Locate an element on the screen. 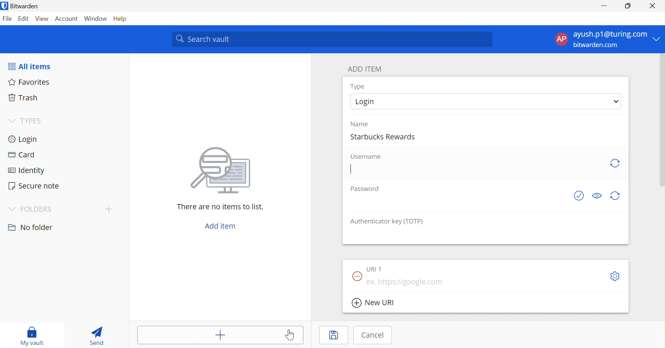 Image resolution: width=665 pixels, height=348 pixels. Regenerate username is located at coordinates (614, 163).